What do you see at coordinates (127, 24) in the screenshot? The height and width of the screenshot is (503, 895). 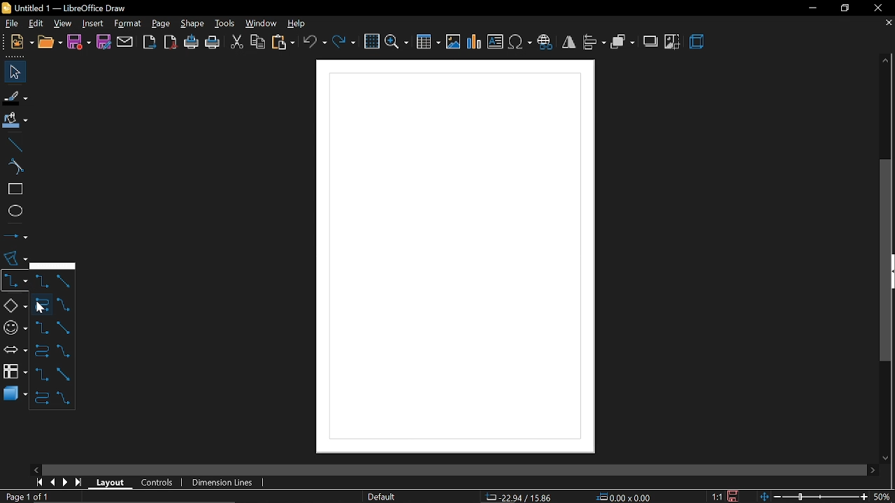 I see `format` at bounding box center [127, 24].